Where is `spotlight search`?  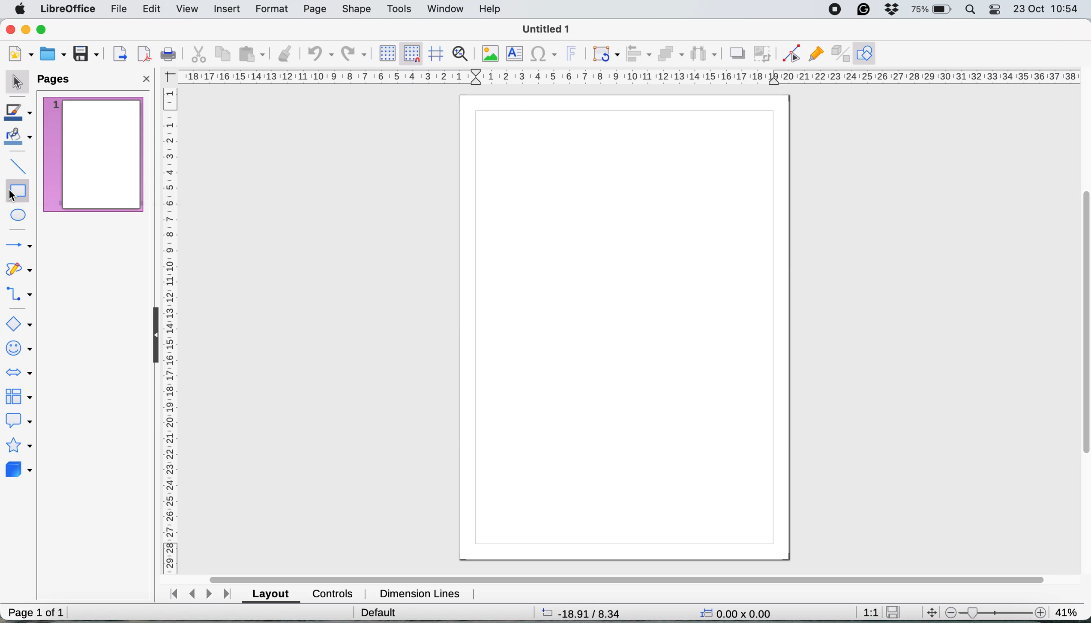 spotlight search is located at coordinates (971, 10).